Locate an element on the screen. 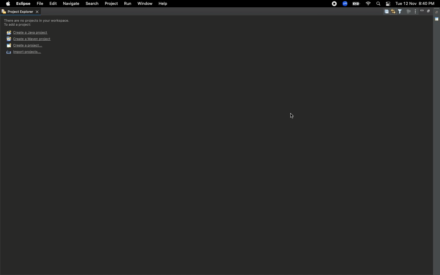  There are no projects in your workspace. to add a project: is located at coordinates (37, 22).